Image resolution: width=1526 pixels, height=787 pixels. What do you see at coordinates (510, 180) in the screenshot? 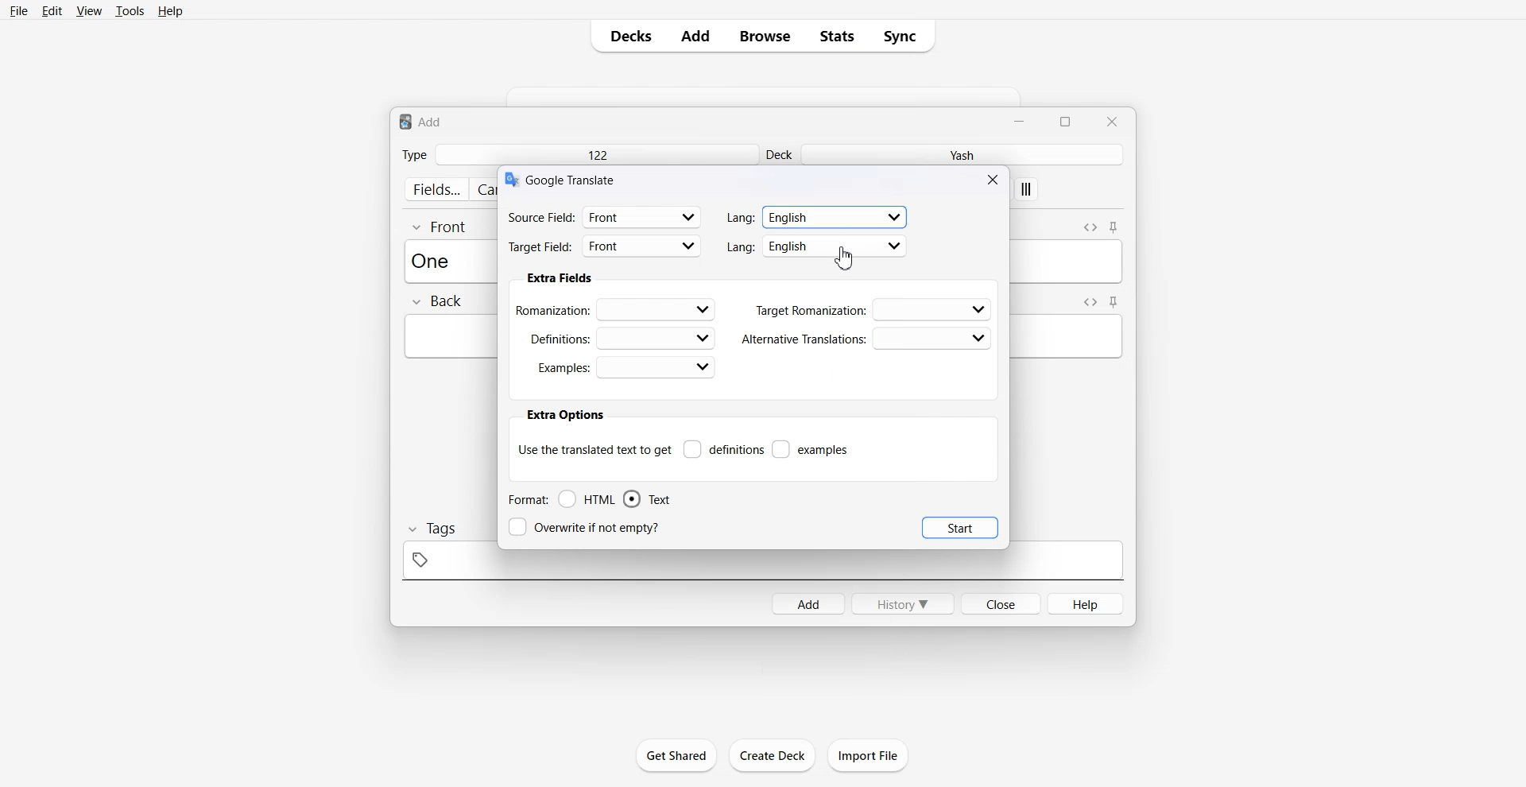
I see `logo` at bounding box center [510, 180].